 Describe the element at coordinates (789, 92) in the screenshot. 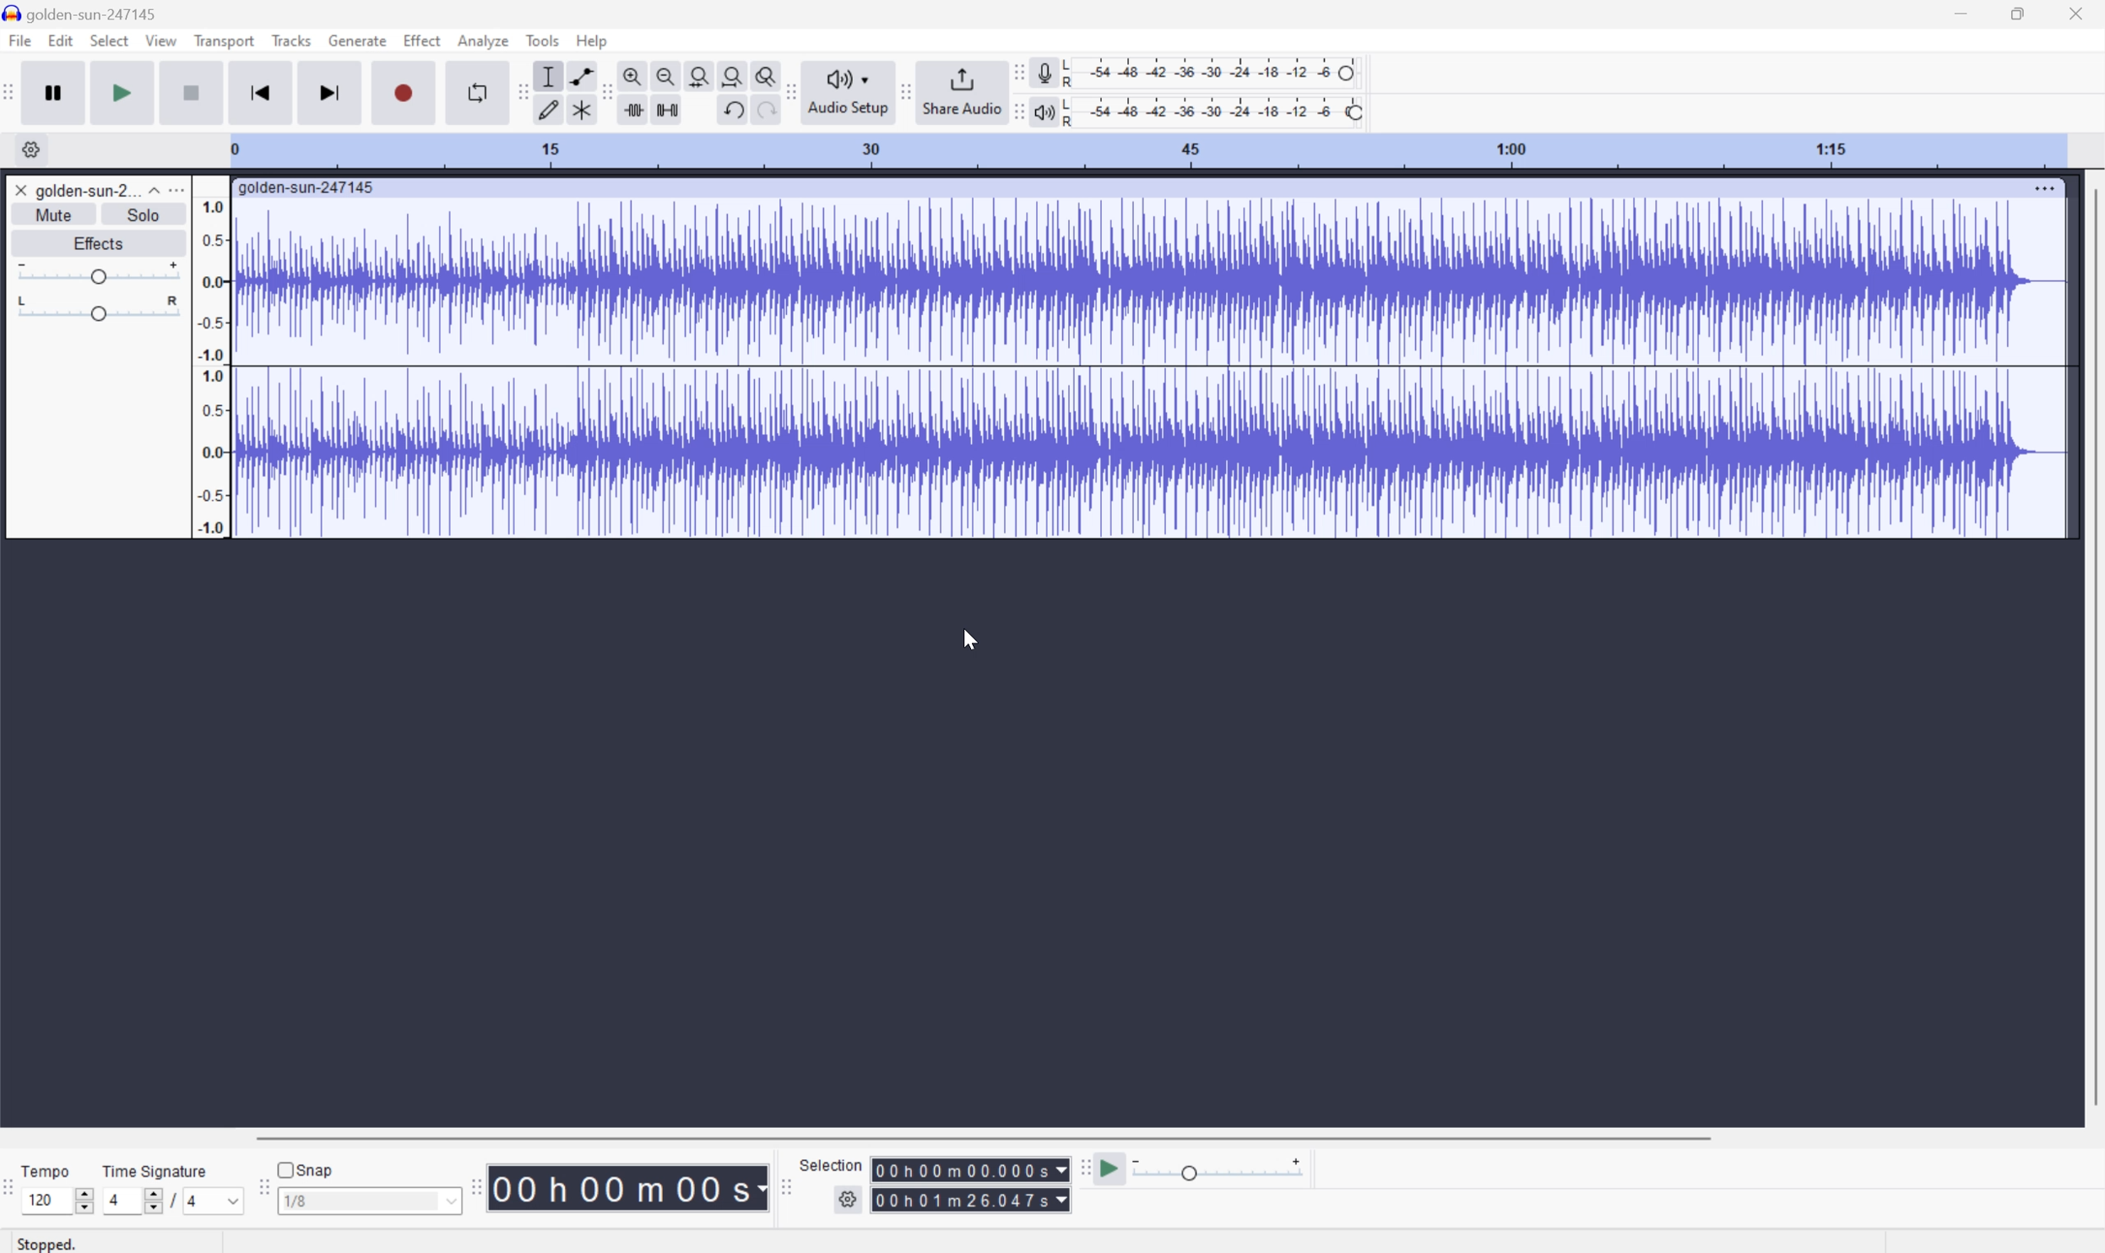

I see `Audacity audio setup toolbar` at that location.